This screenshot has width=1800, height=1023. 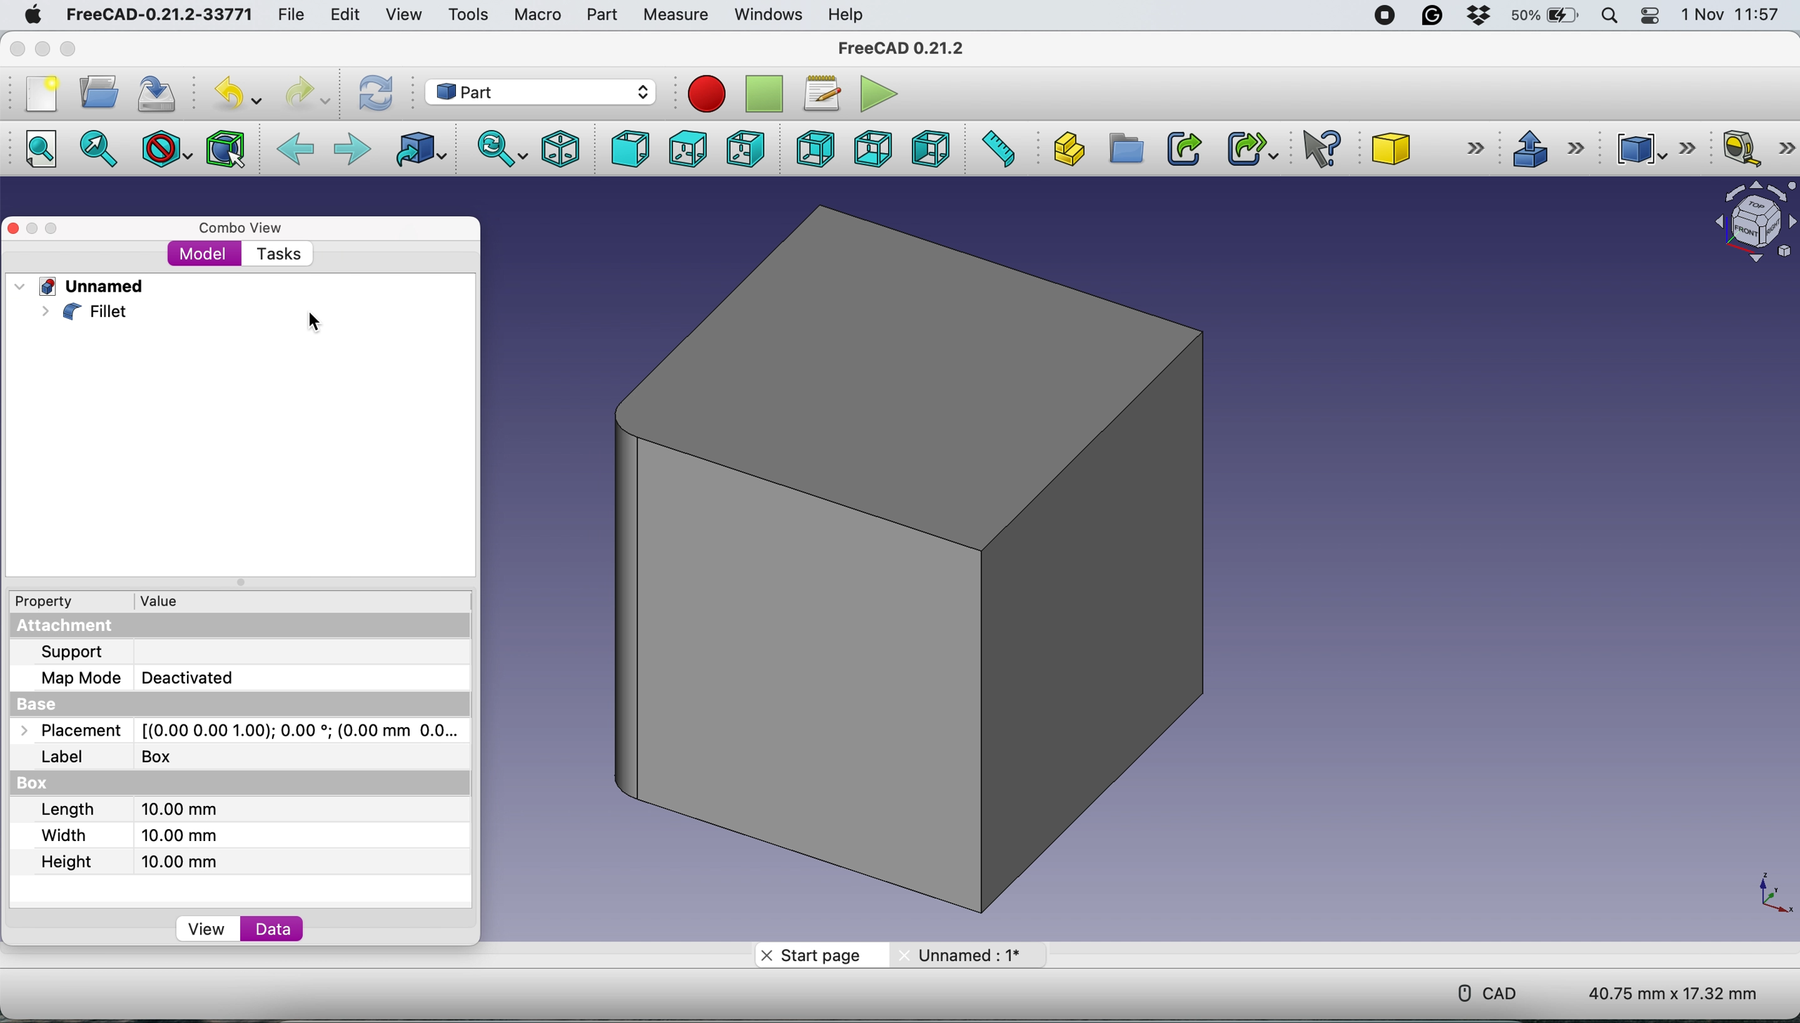 I want to click on view, so click(x=209, y=929).